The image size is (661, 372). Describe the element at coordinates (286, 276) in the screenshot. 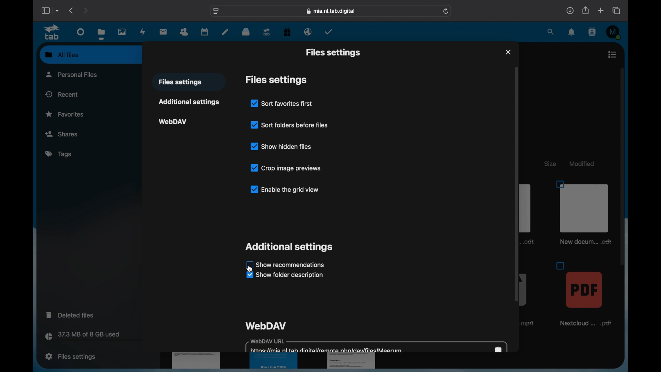

I see `show folder description` at that location.